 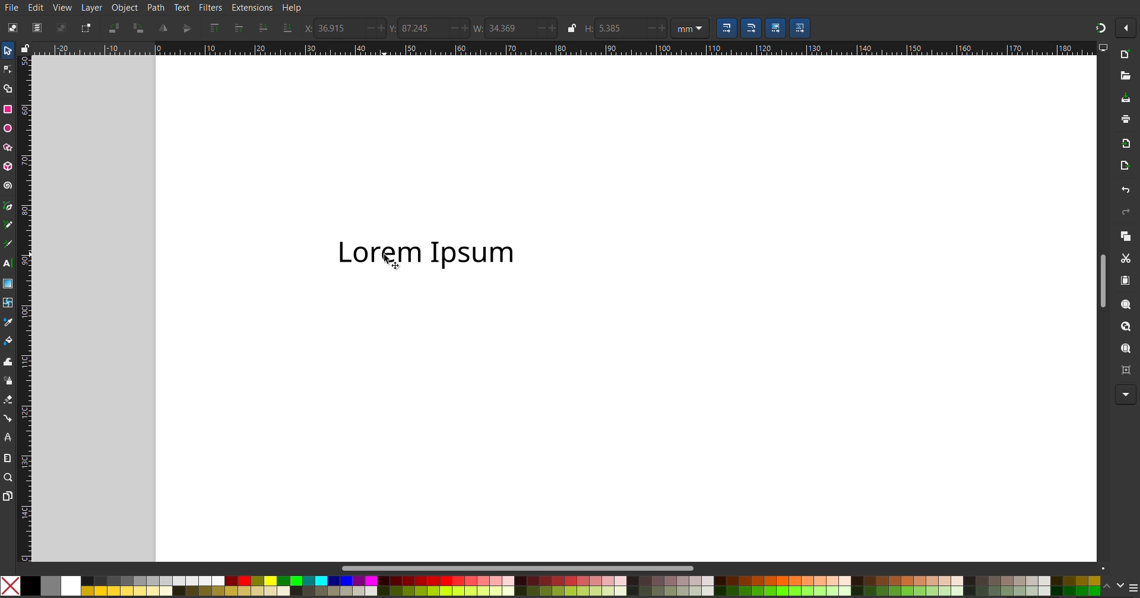 What do you see at coordinates (623, 29) in the screenshot?
I see `Height ` at bounding box center [623, 29].